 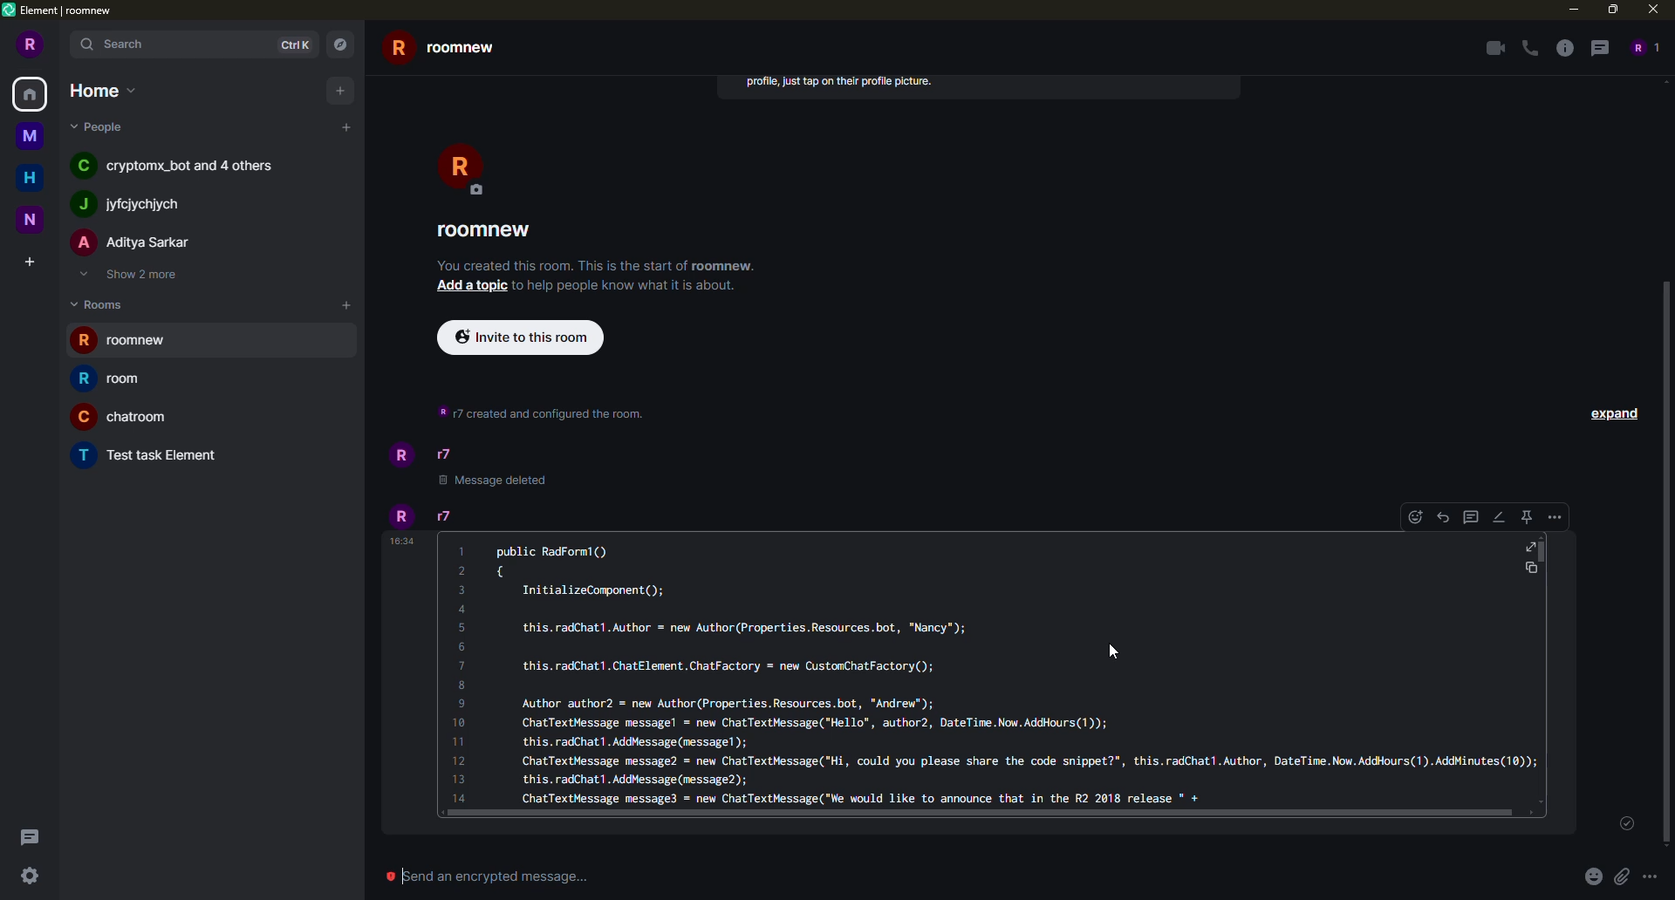 I want to click on home, so click(x=29, y=175).